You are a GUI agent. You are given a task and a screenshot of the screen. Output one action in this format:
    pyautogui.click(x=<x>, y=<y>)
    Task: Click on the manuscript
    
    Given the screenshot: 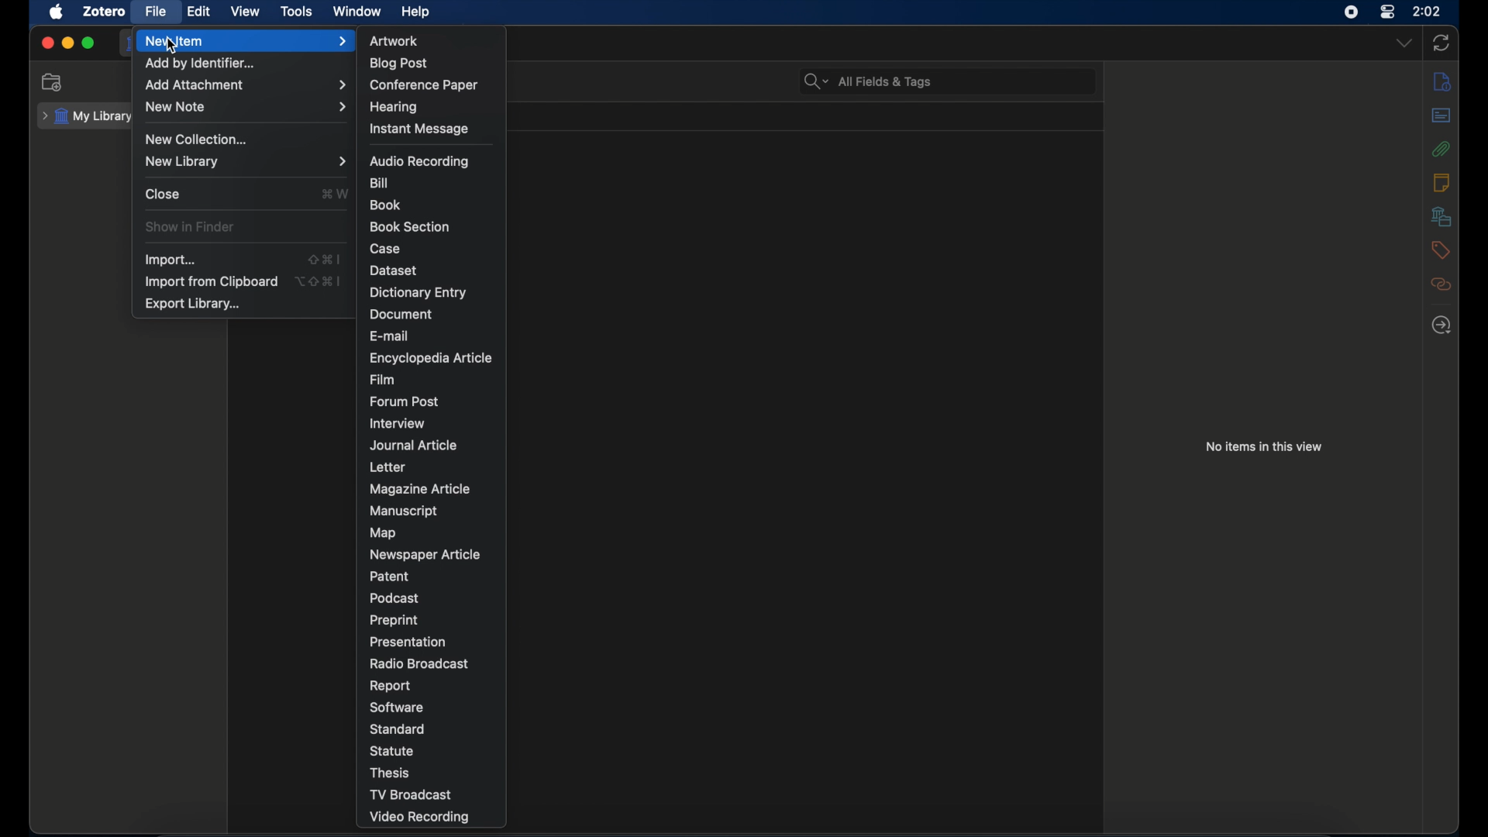 What is the action you would take?
    pyautogui.click(x=401, y=510)
    